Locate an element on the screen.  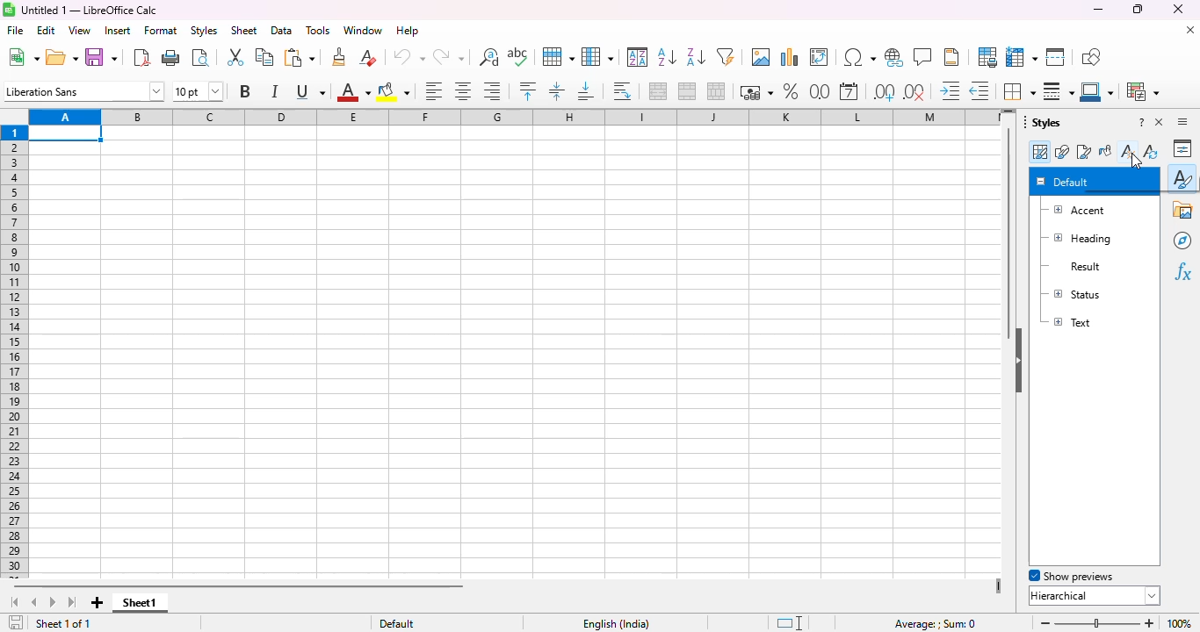
formula is located at coordinates (936, 624).